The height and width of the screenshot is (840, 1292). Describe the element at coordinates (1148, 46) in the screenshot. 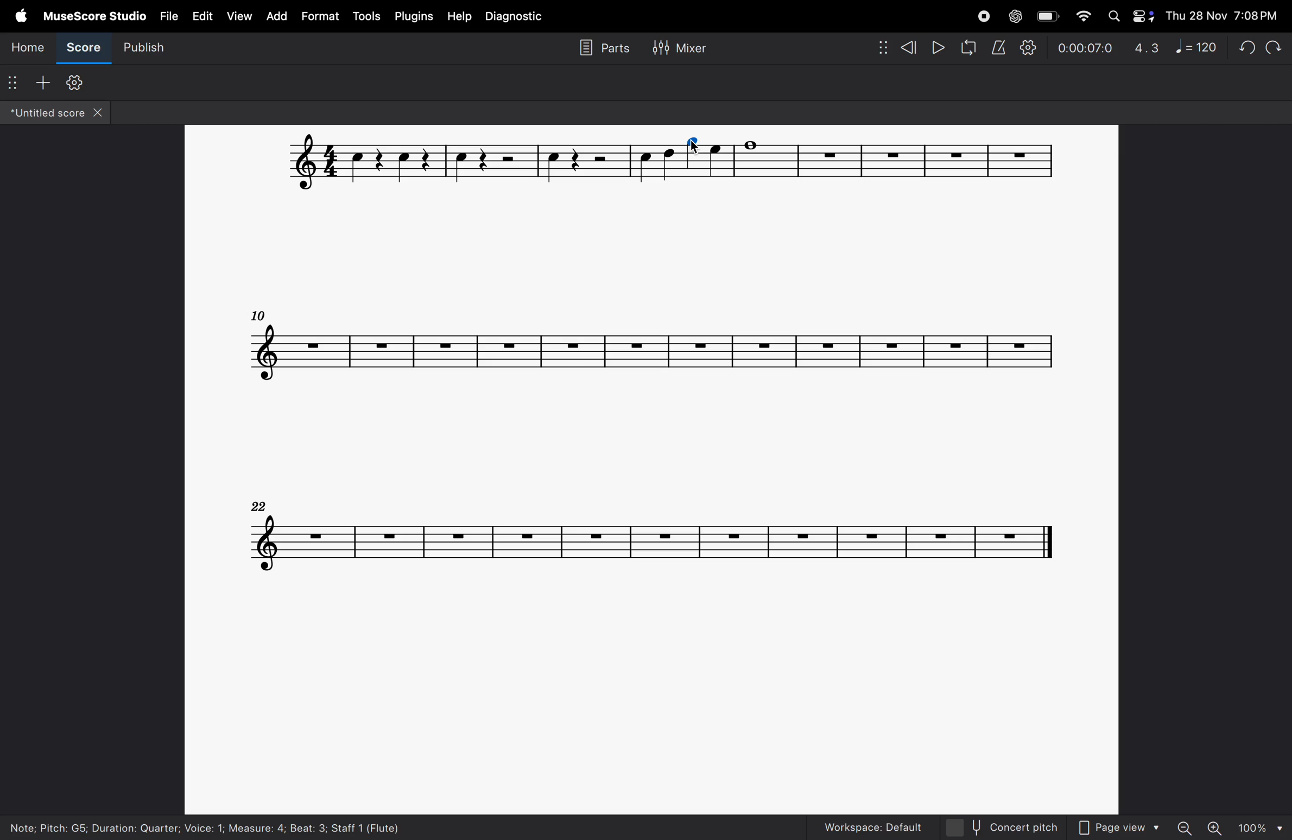

I see `4.3` at that location.